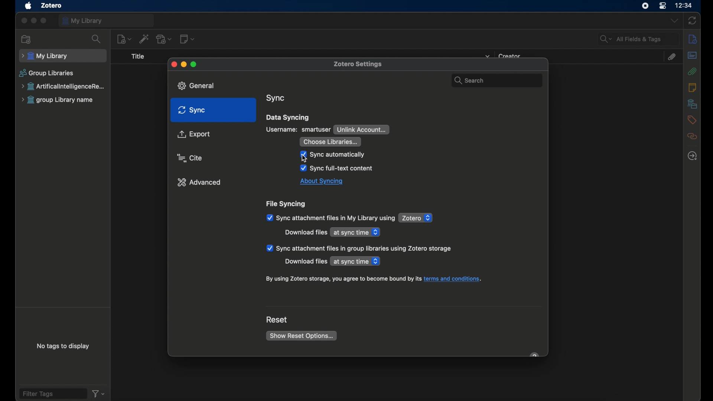 This screenshot has height=401, width=713. What do you see at coordinates (356, 232) in the screenshot?
I see `at sync time dropdown menu` at bounding box center [356, 232].